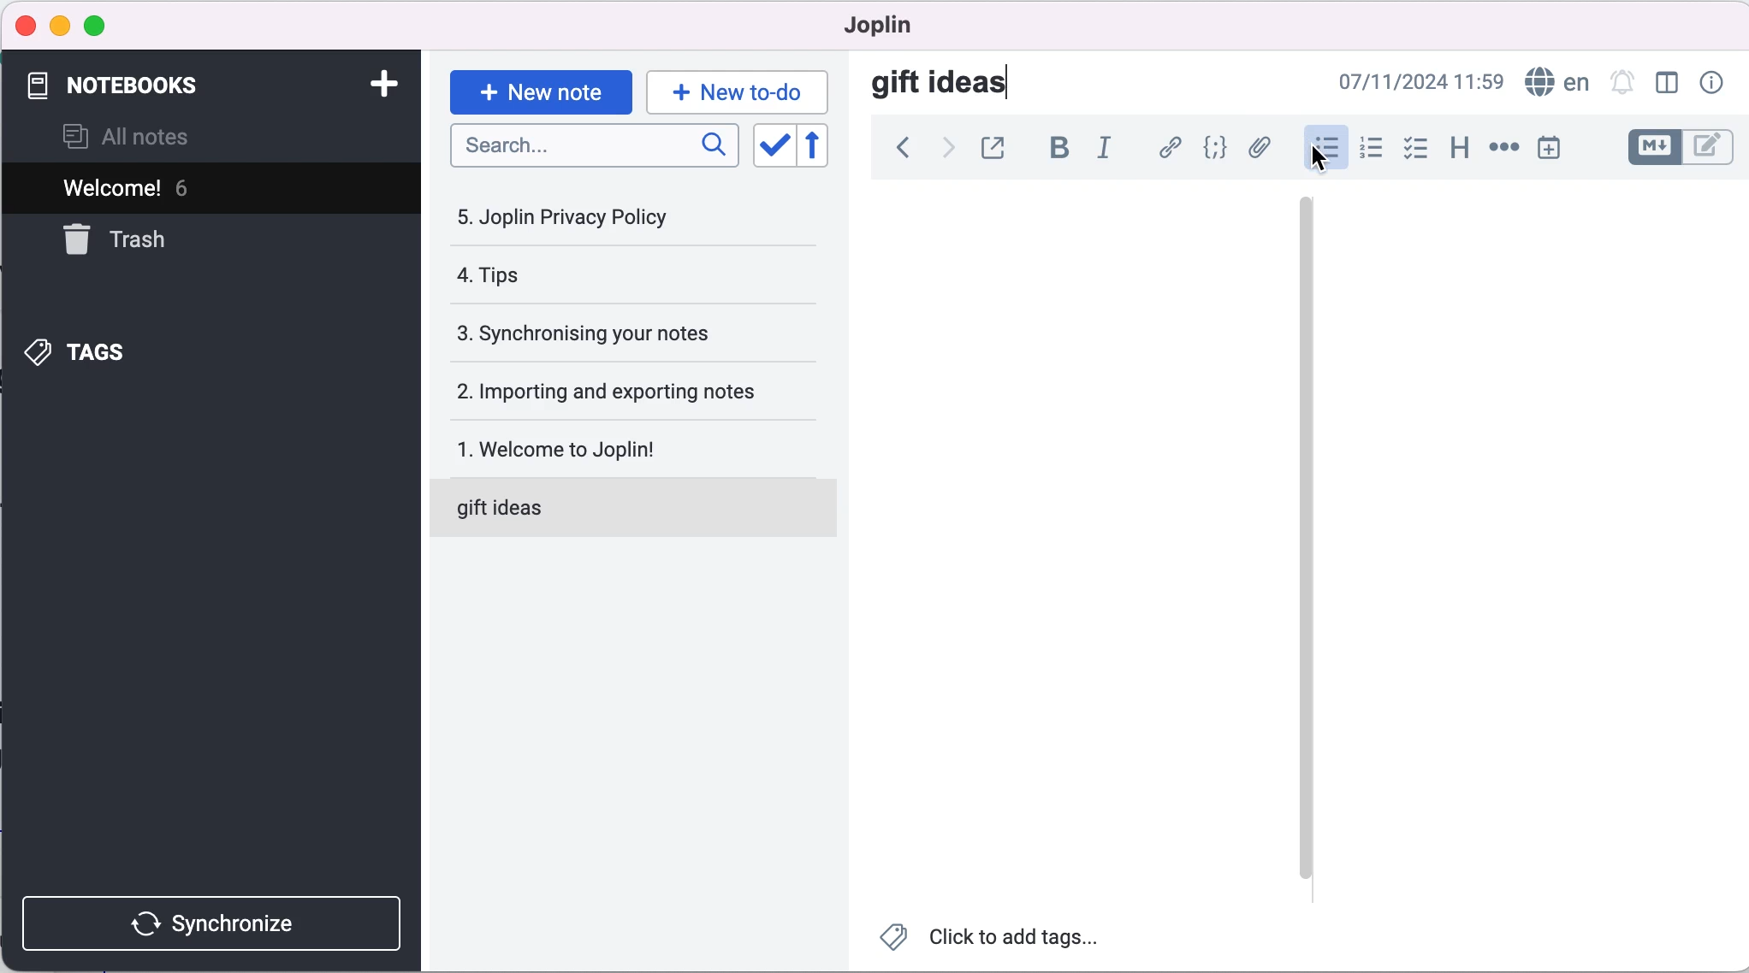  What do you see at coordinates (1622, 84) in the screenshot?
I see `set alarm` at bounding box center [1622, 84].